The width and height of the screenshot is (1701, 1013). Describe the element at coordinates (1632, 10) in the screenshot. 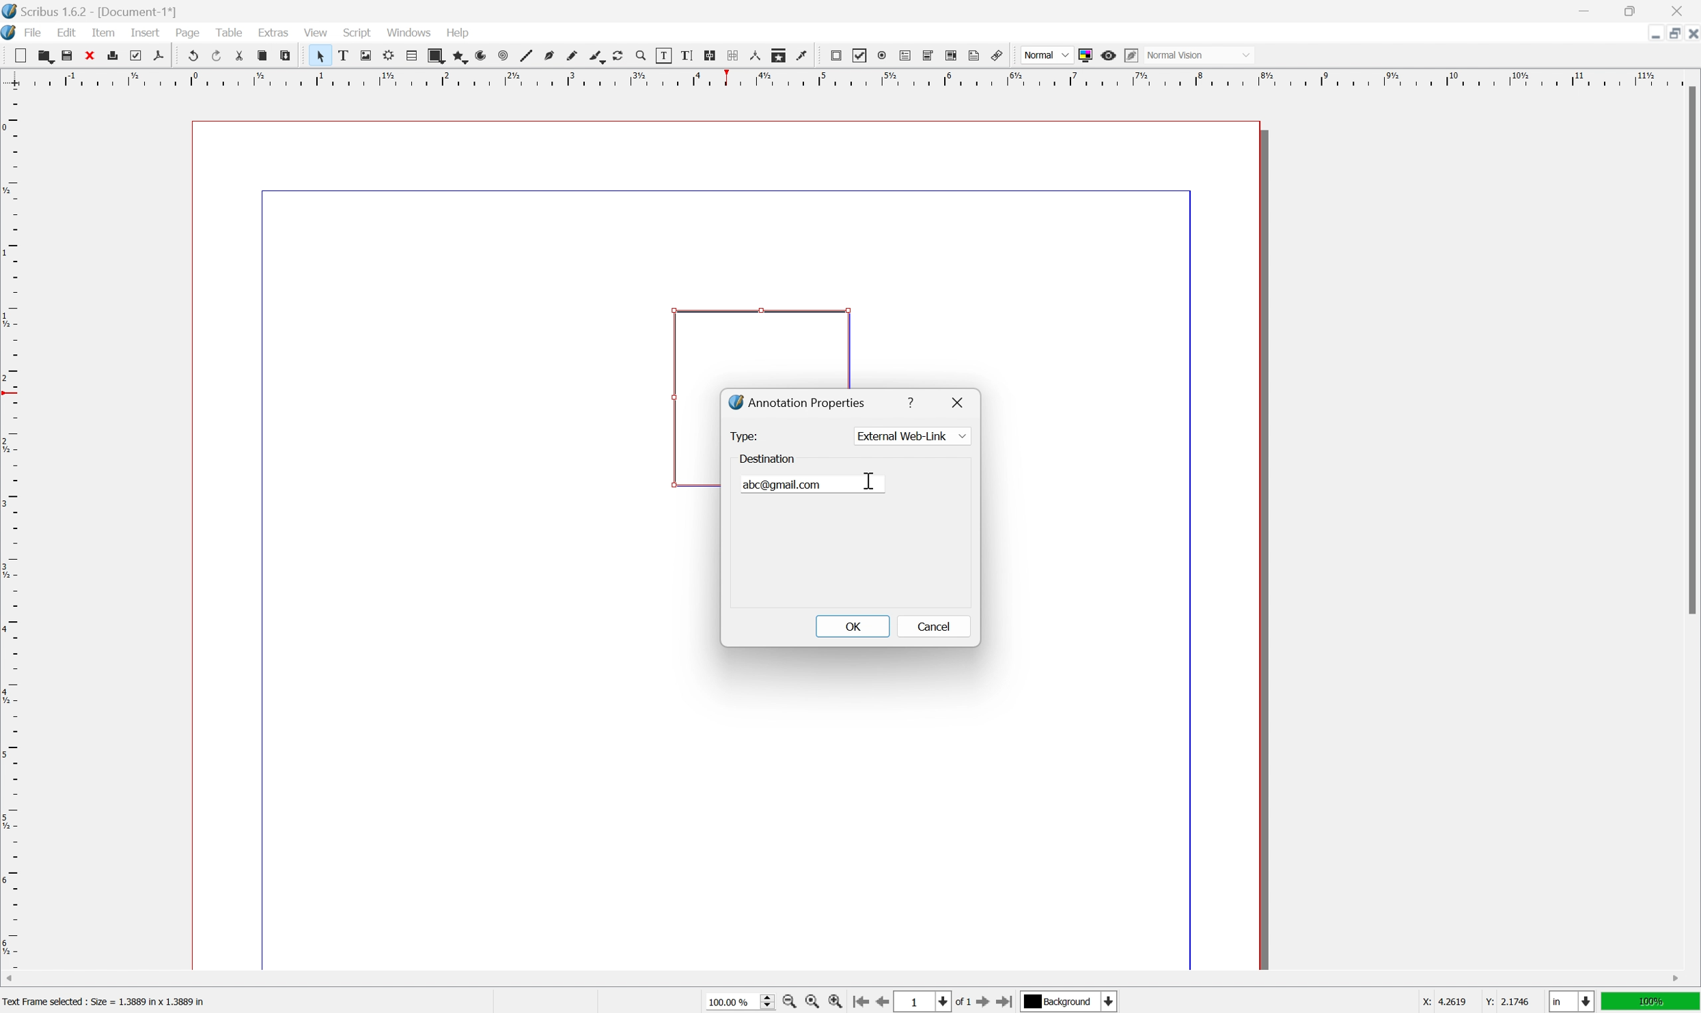

I see `restore down` at that location.